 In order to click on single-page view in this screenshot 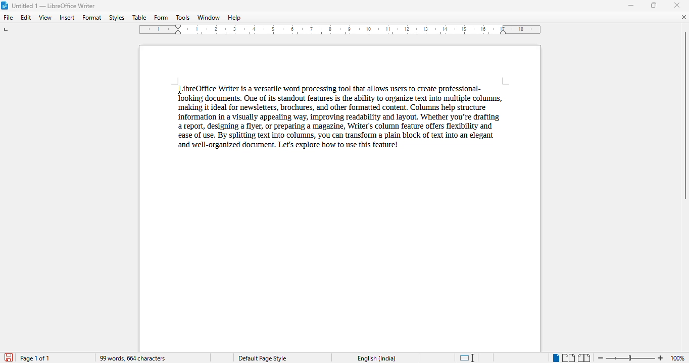, I will do `click(556, 358)`.